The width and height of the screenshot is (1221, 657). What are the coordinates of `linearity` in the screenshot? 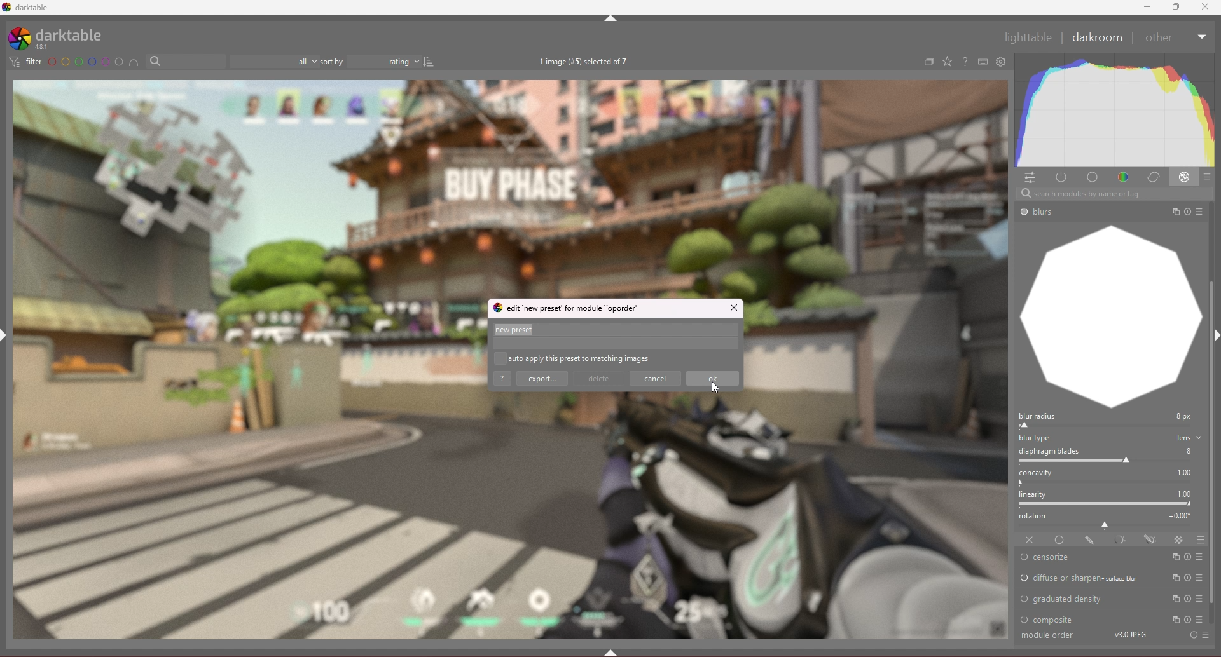 It's located at (1110, 499).